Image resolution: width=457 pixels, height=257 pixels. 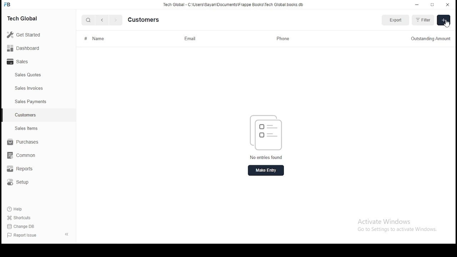 I want to click on setup, so click(x=21, y=183).